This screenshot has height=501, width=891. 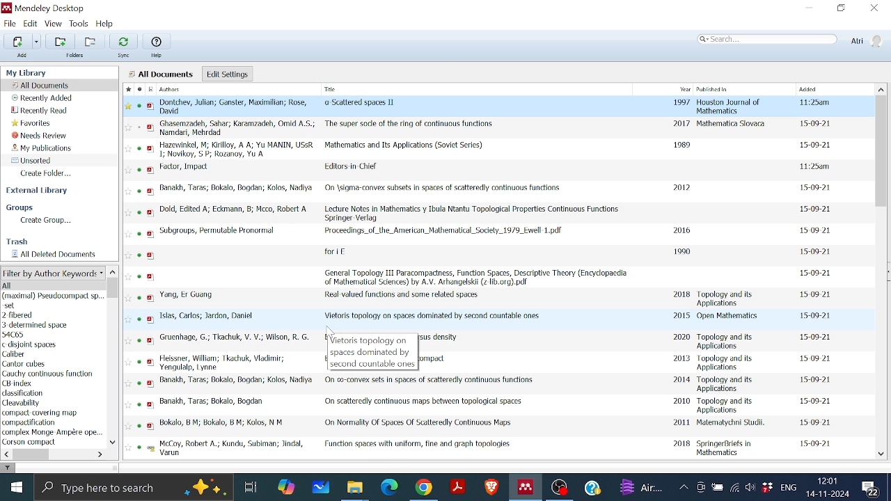 I want to click on Help, so click(x=158, y=56).